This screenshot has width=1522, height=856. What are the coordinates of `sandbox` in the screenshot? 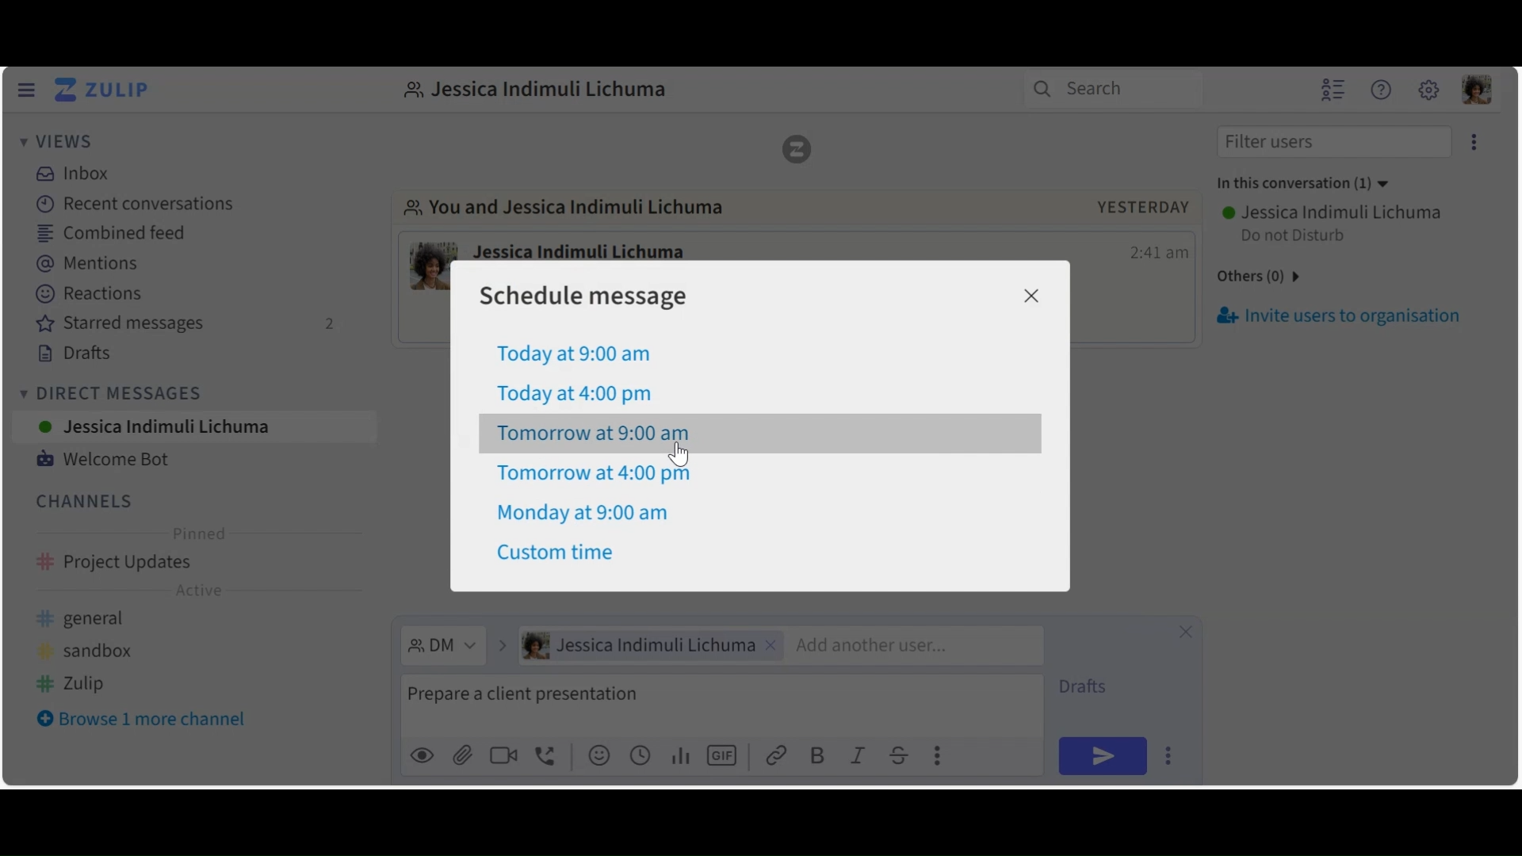 It's located at (104, 652).